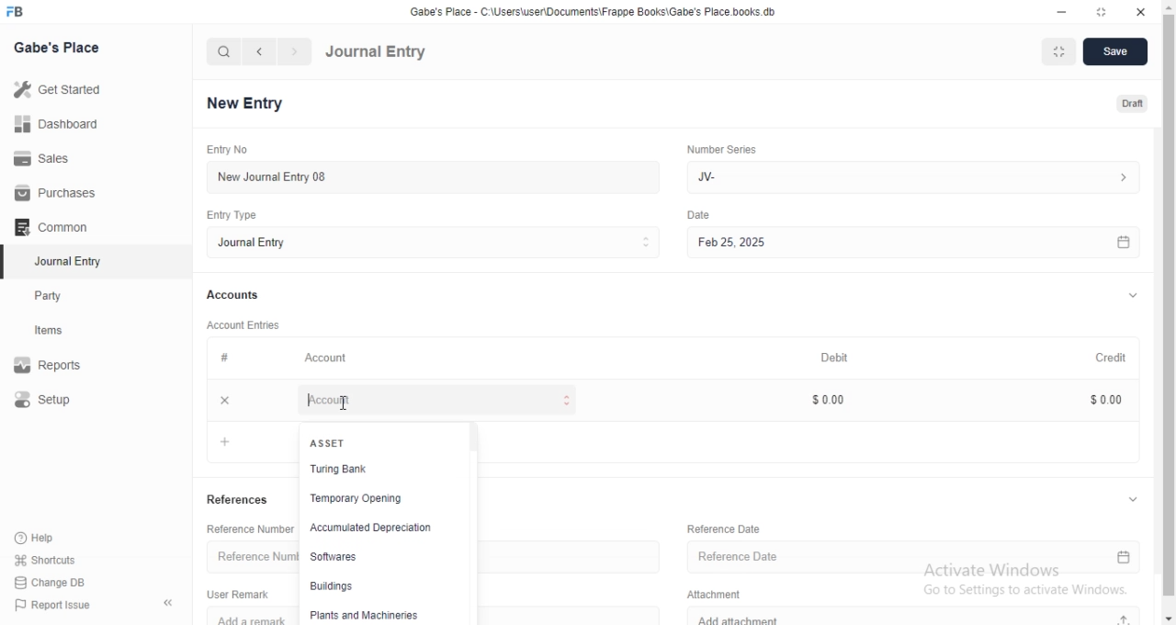 Image resolution: width=1176 pixels, height=625 pixels. What do you see at coordinates (477, 522) in the screenshot?
I see `vertical scroll bar` at bounding box center [477, 522].